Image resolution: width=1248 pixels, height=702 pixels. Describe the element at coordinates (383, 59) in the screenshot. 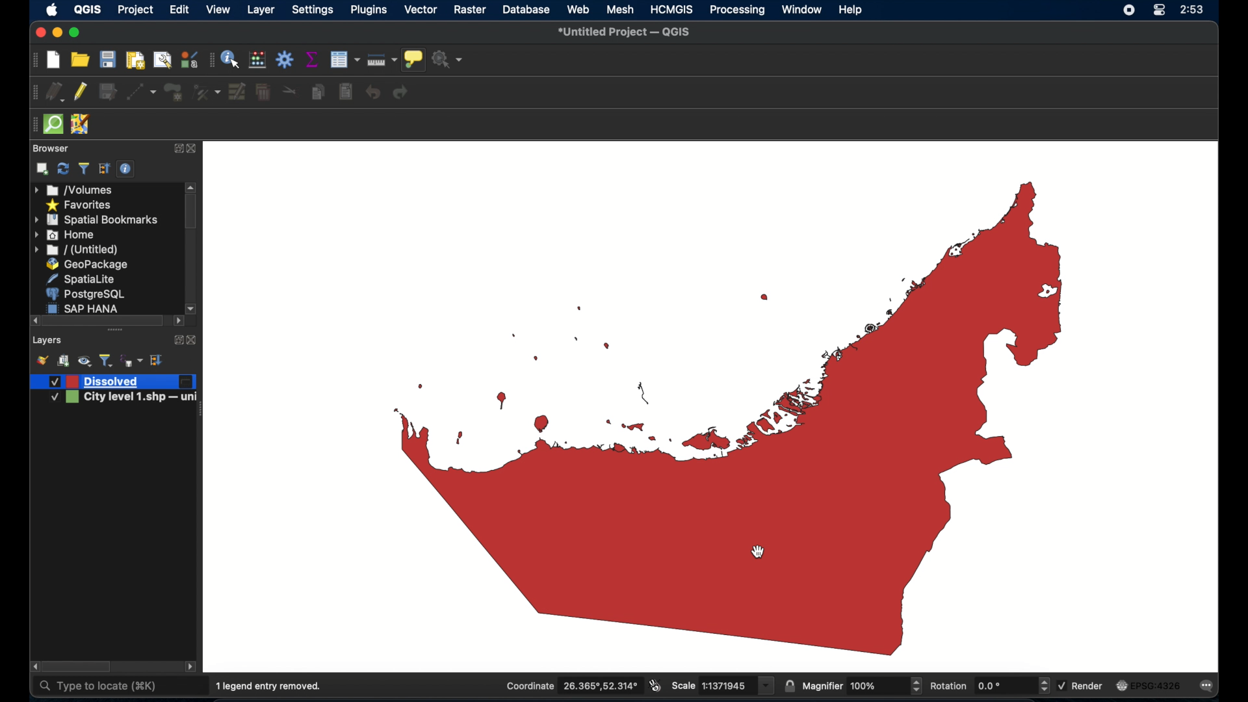

I see `measure line` at that location.